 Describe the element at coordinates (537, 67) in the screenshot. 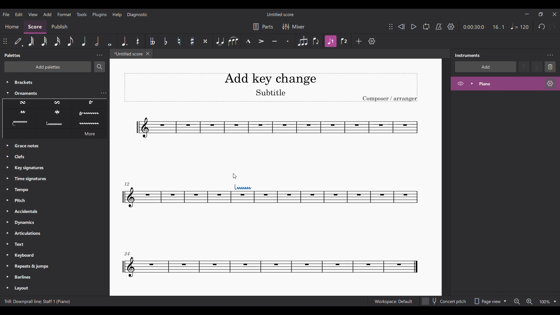

I see `Move down` at that location.